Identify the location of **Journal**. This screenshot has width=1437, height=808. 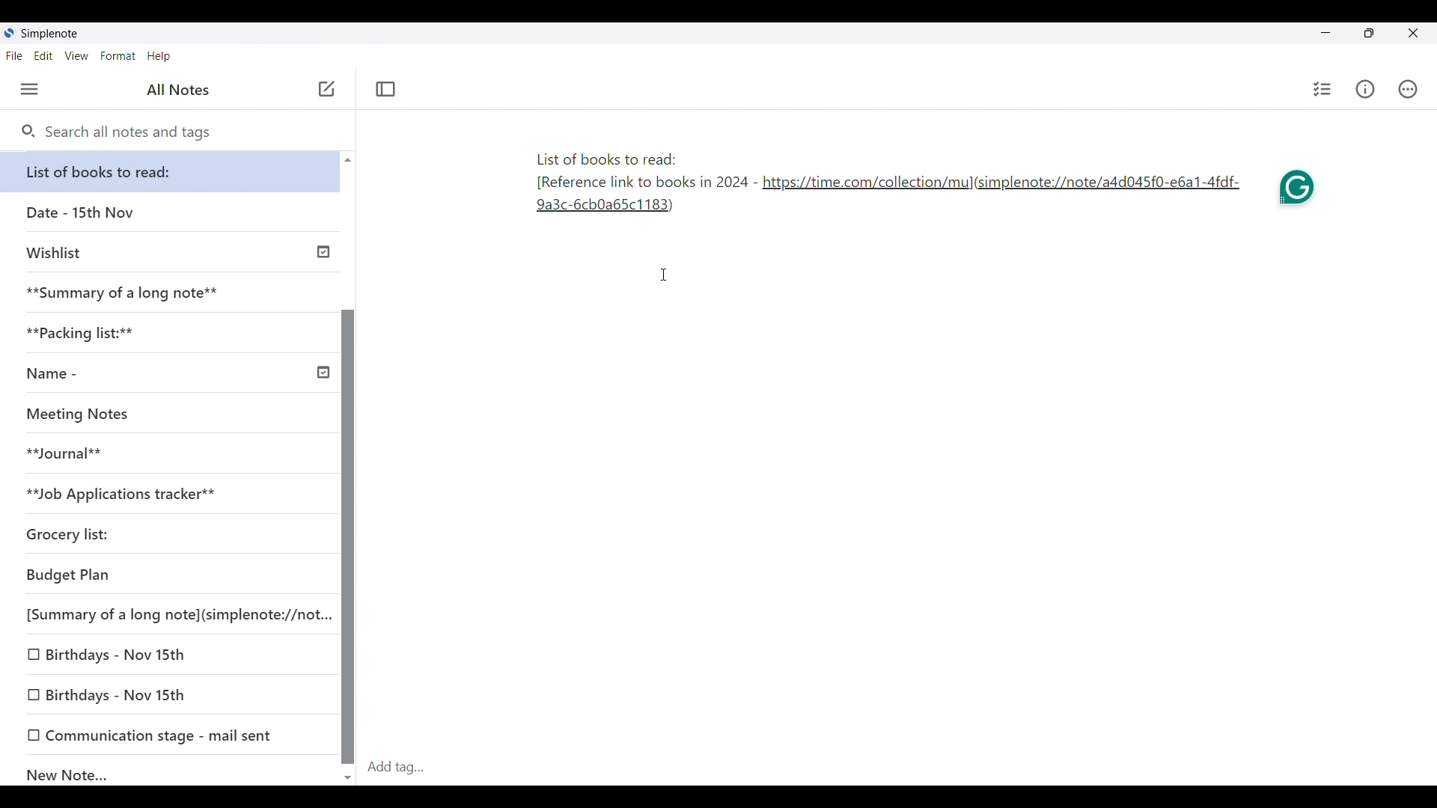
(165, 454).